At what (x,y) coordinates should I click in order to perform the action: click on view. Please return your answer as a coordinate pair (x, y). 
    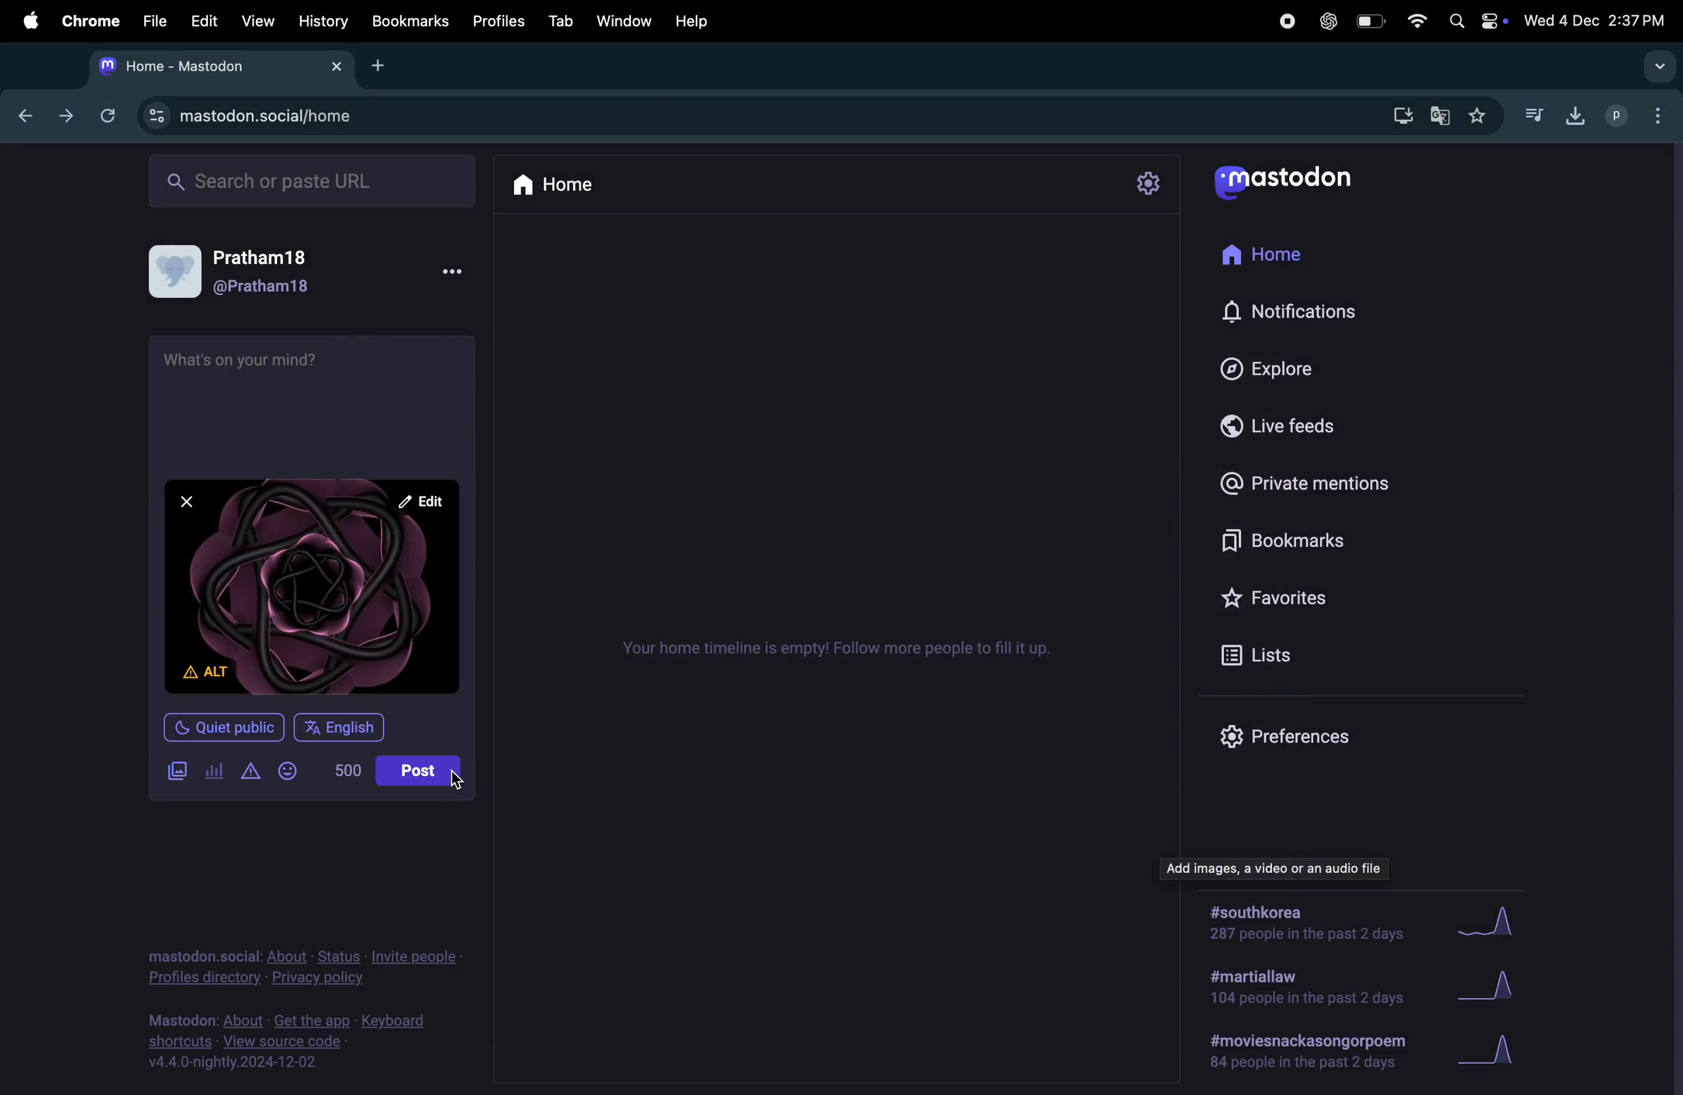
    Looking at the image, I should click on (257, 21).